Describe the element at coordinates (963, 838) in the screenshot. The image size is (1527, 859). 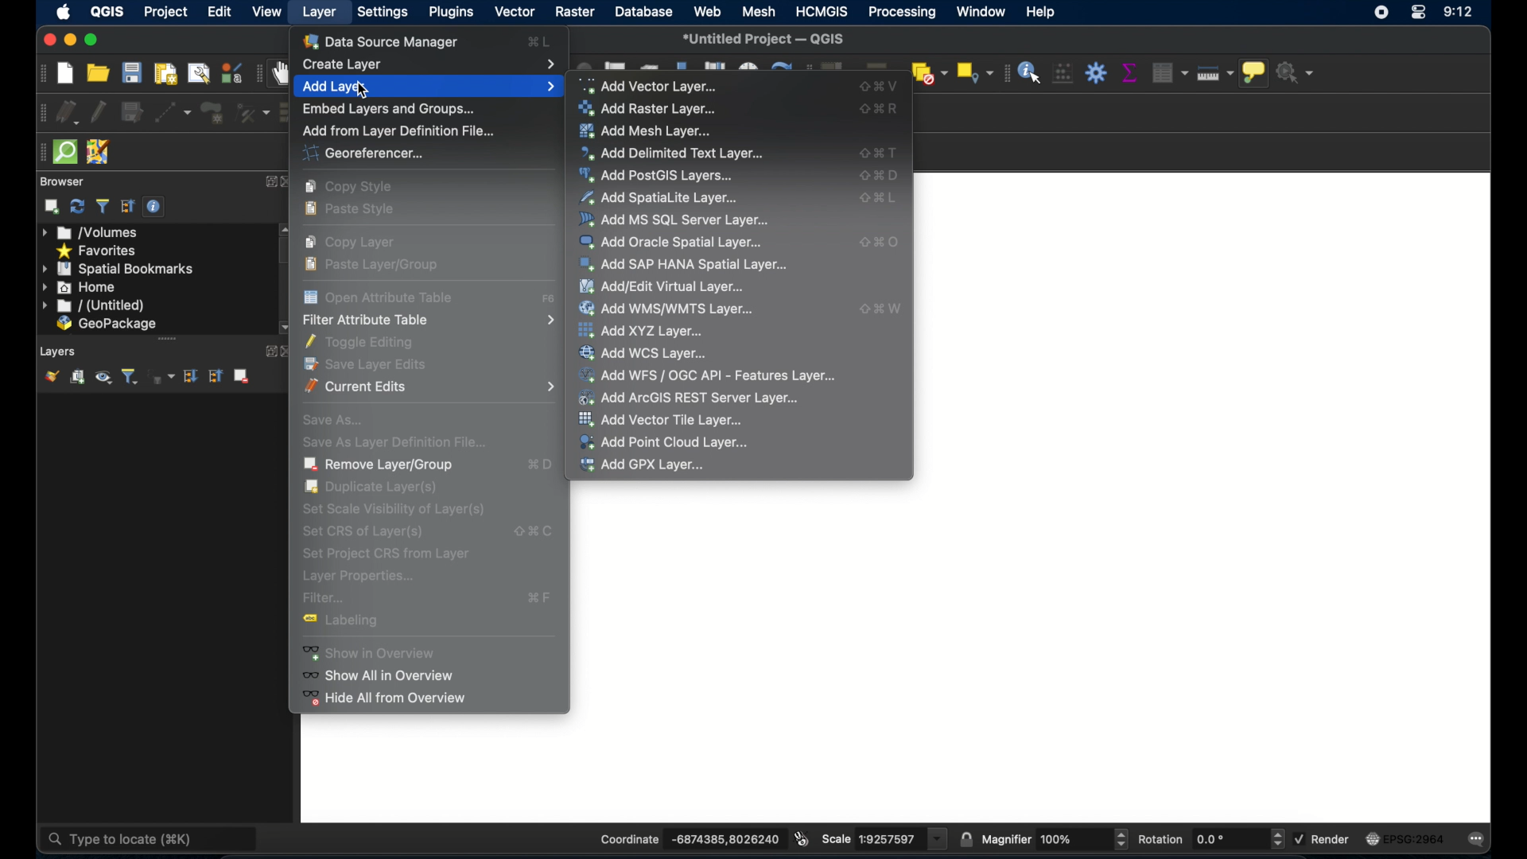
I see `lock scale` at that location.